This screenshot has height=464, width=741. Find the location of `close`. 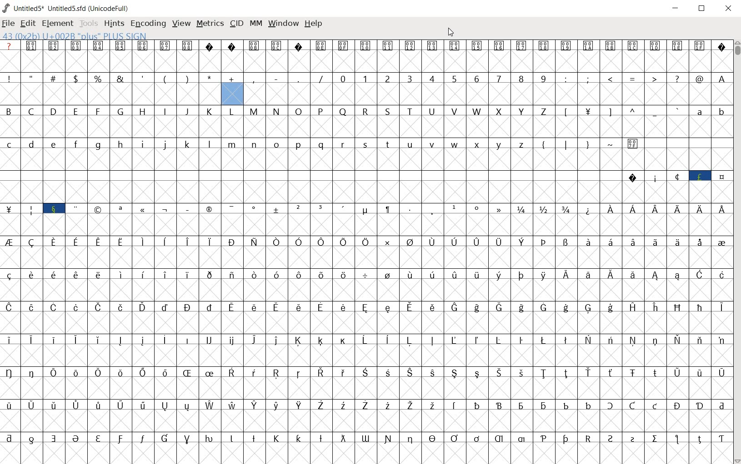

close is located at coordinates (728, 9).